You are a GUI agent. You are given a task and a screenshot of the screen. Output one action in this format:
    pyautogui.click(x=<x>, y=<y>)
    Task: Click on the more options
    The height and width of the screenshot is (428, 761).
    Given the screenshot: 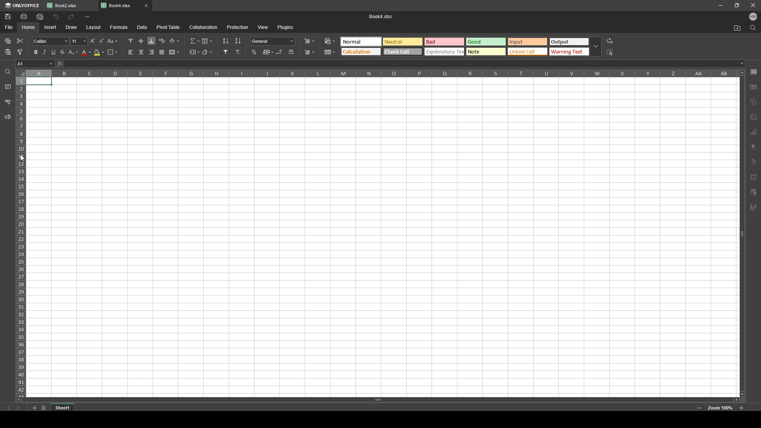 What is the action you would take?
    pyautogui.click(x=88, y=17)
    